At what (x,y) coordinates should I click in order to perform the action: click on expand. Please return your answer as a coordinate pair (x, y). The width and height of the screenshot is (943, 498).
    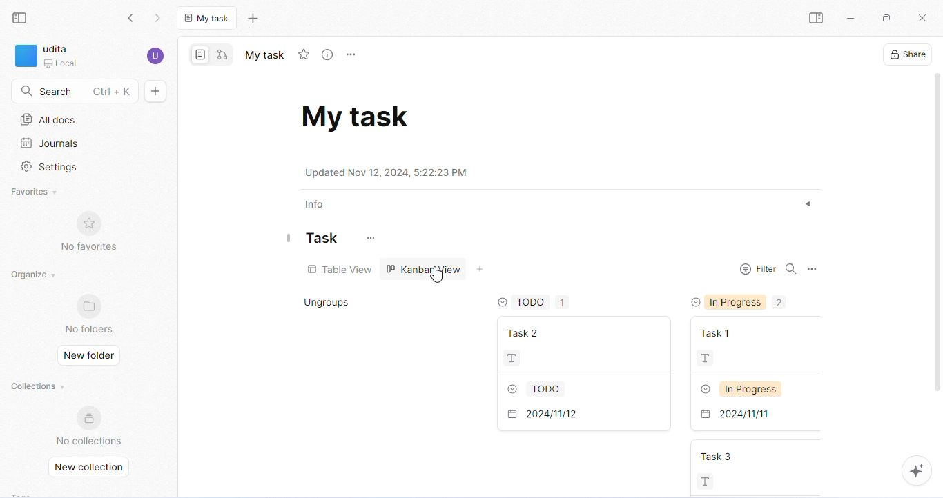
    Looking at the image, I should click on (808, 205).